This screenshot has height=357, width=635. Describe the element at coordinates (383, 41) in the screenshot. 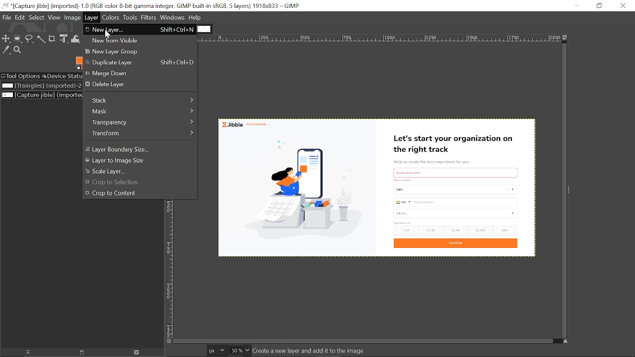

I see `horizontal label` at that location.